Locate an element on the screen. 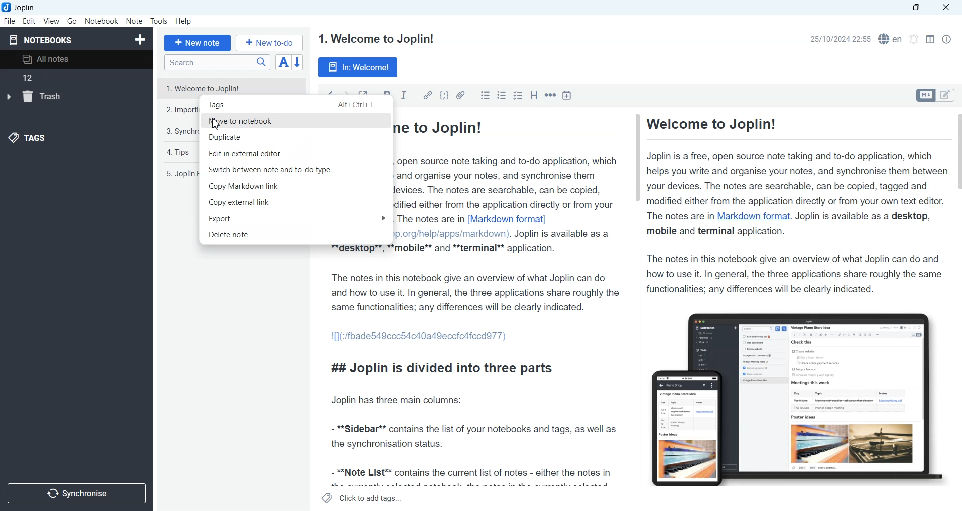 The image size is (962, 511). Search bar is located at coordinates (217, 62).